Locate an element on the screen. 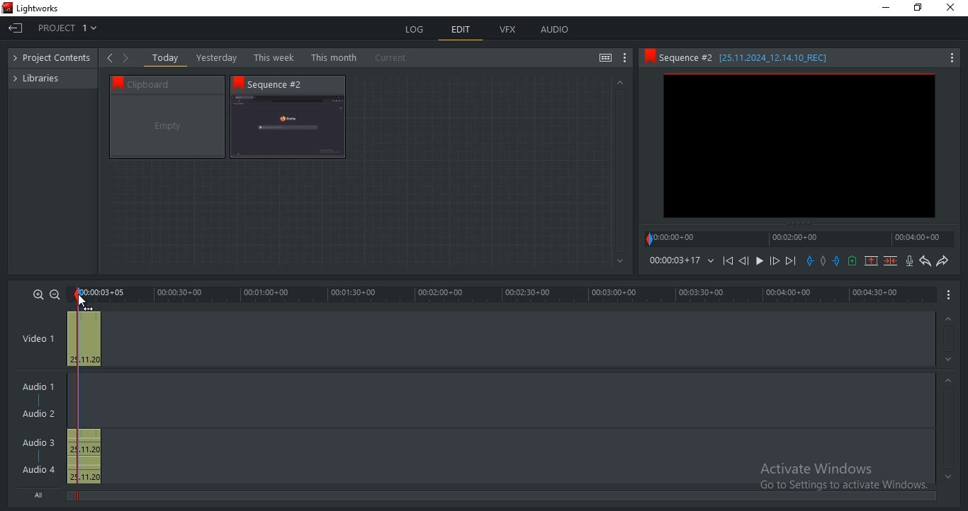 This screenshot has height=511, width=968. delete marked section is located at coordinates (891, 260).